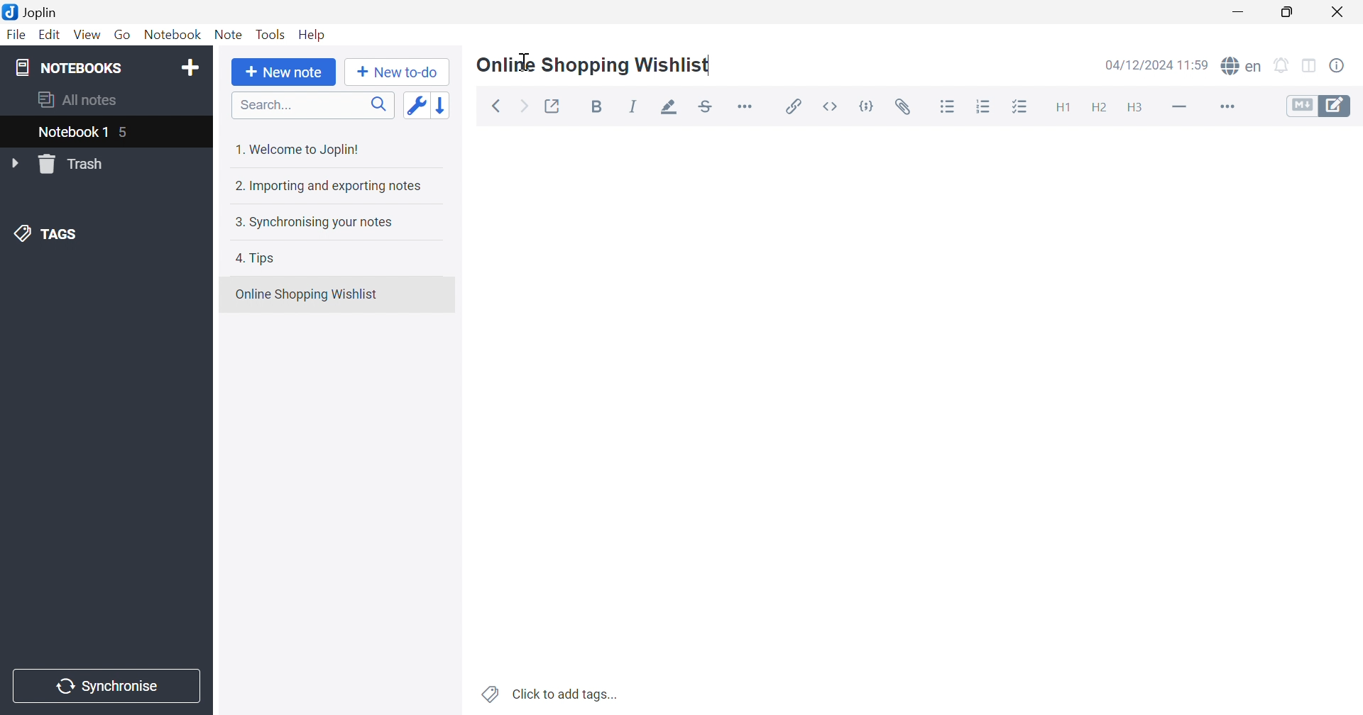 This screenshot has width=1363, height=715. What do you see at coordinates (1339, 11) in the screenshot?
I see `Close` at bounding box center [1339, 11].